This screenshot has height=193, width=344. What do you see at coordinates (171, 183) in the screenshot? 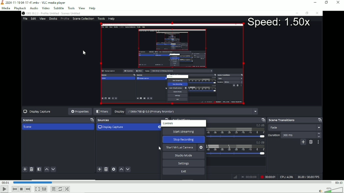
I see `Play duration` at bounding box center [171, 183].